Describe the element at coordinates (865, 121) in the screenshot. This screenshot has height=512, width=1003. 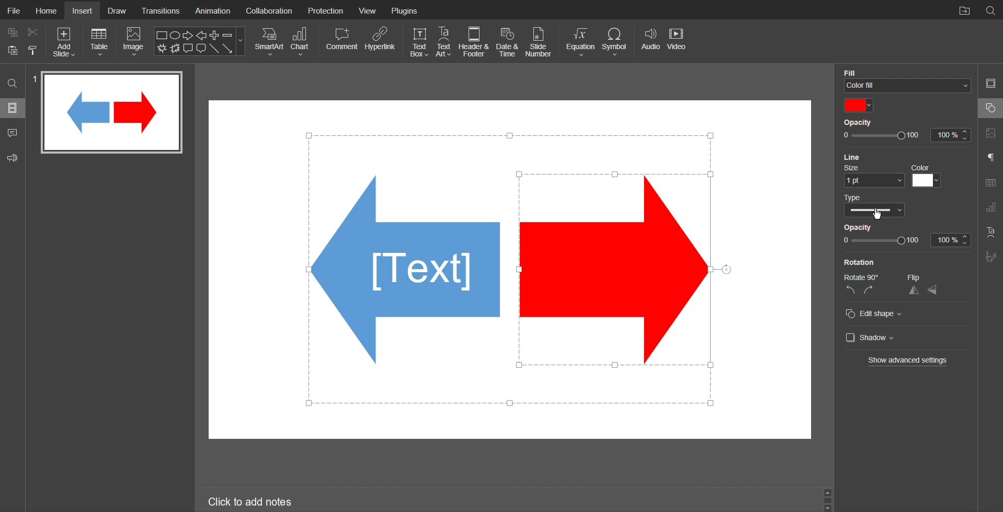
I see `Opacity` at that location.